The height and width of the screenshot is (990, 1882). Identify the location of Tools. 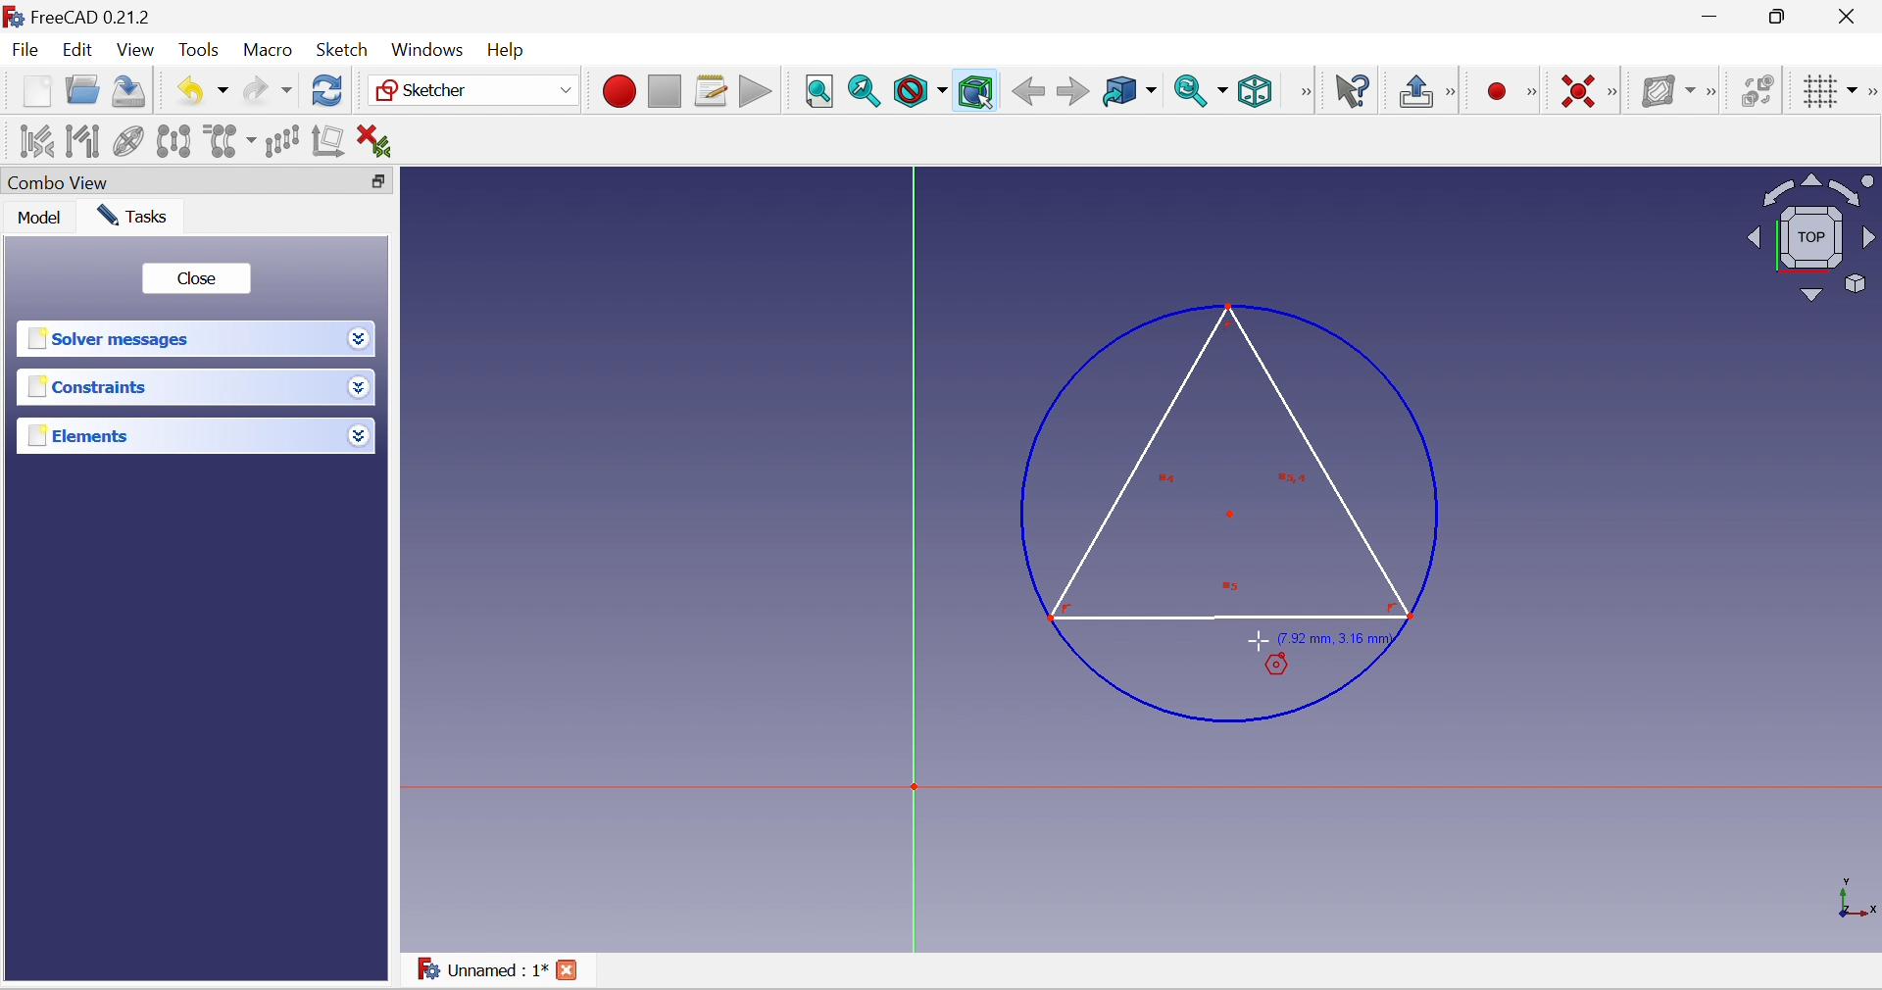
(197, 49).